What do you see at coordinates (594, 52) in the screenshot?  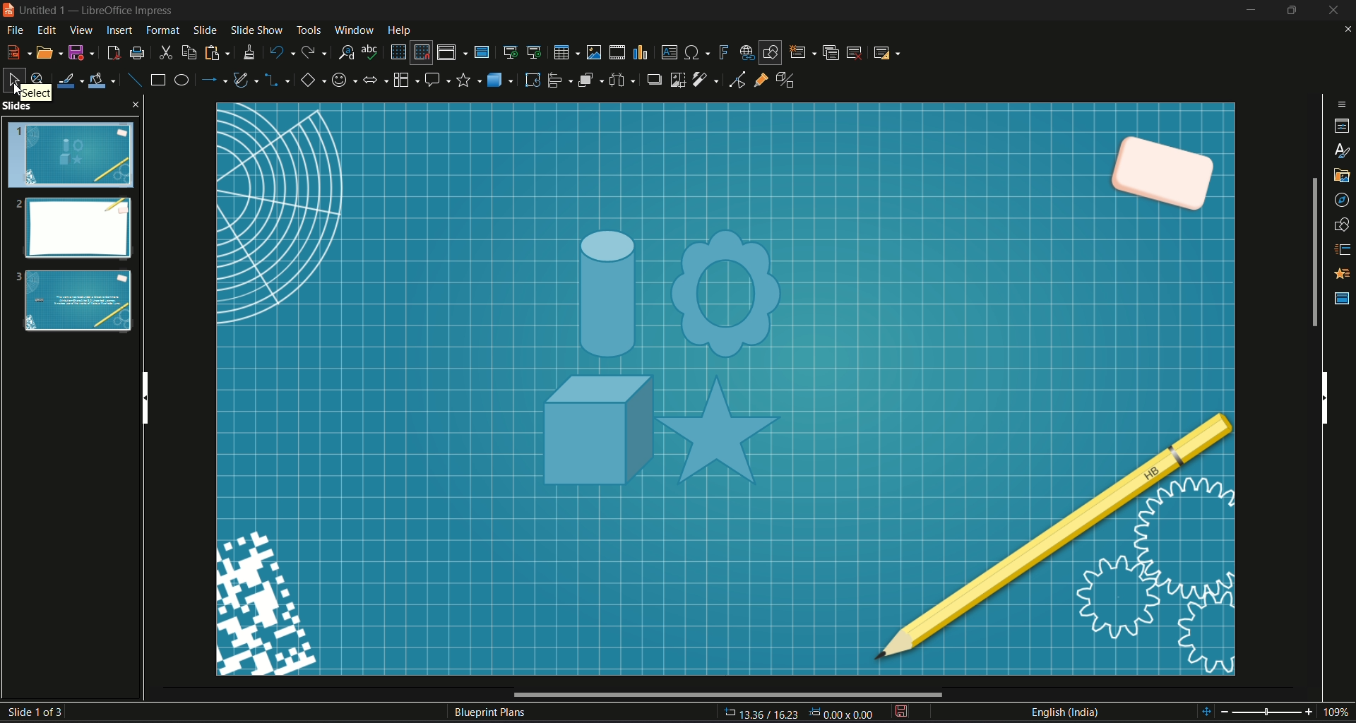 I see `insert image` at bounding box center [594, 52].